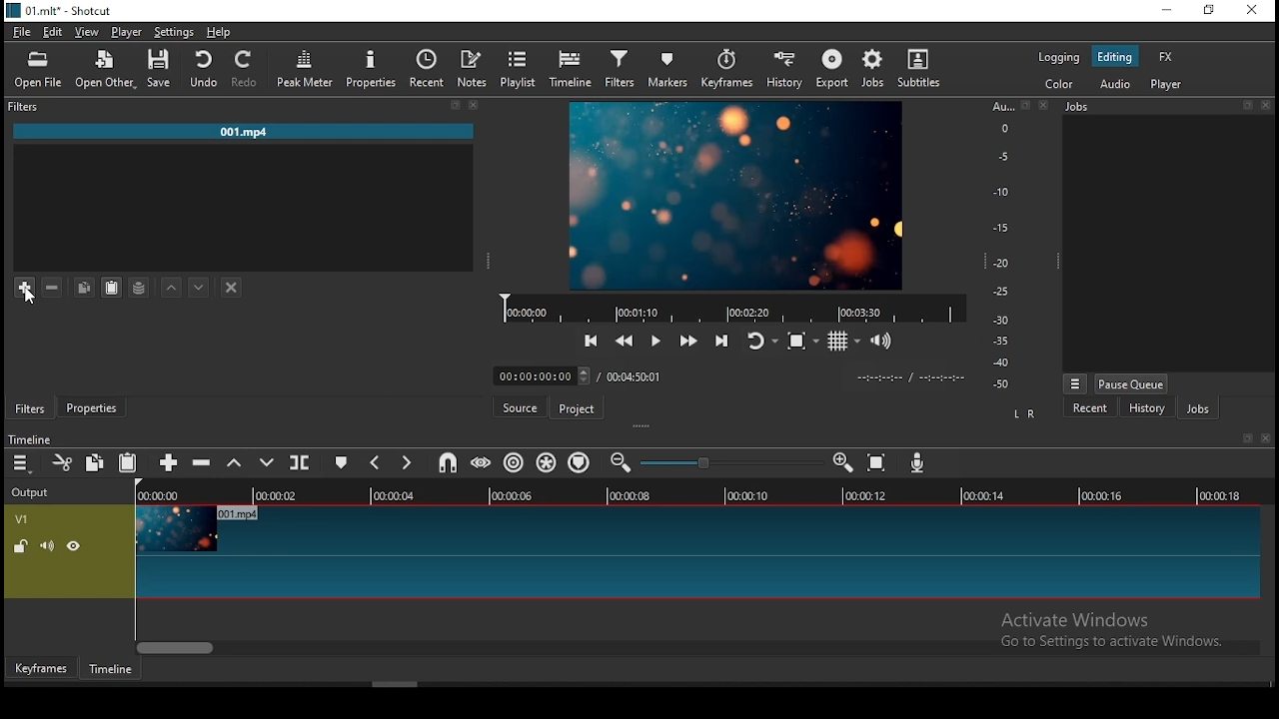  I want to click on editing, so click(1116, 55).